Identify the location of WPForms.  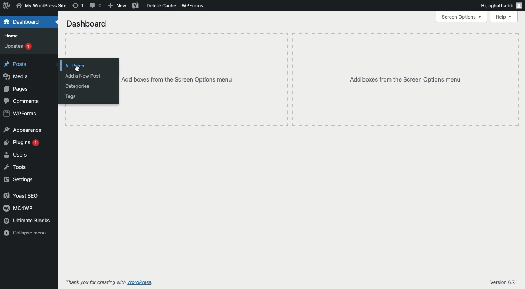
(20, 114).